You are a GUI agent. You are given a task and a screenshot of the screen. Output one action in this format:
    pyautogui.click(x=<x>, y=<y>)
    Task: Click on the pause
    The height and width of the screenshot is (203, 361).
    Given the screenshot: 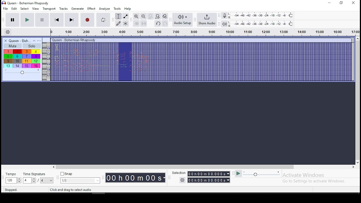 What is the action you would take?
    pyautogui.click(x=11, y=19)
    